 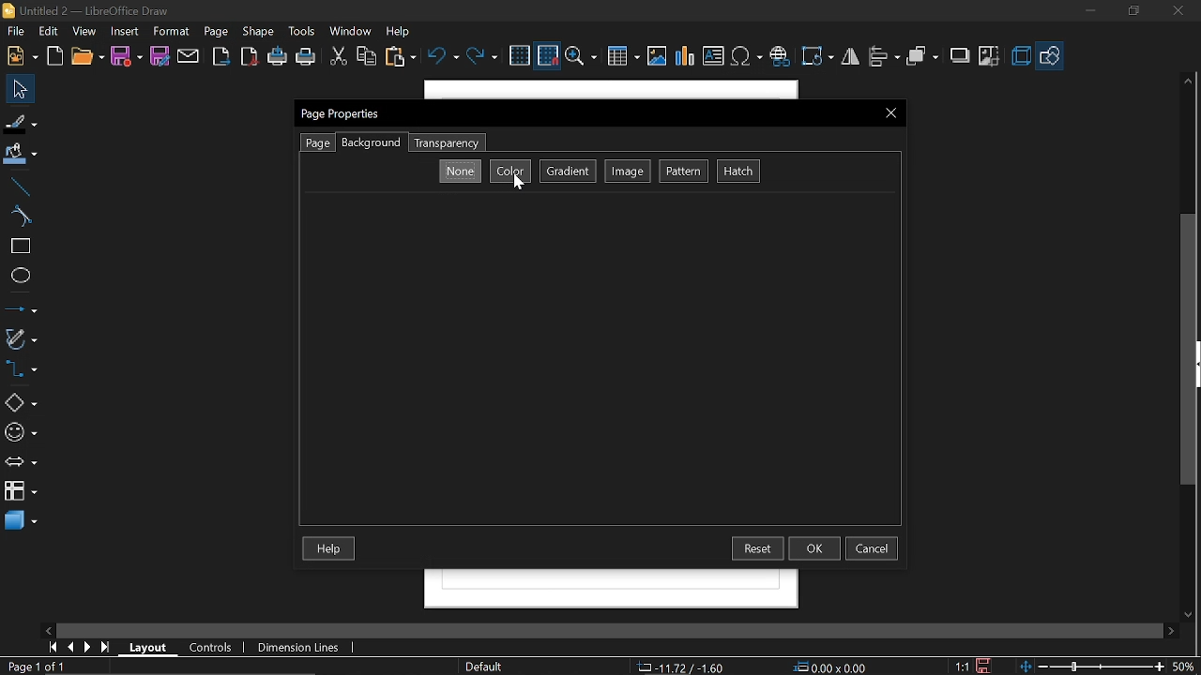 I want to click on Help, so click(x=327, y=548).